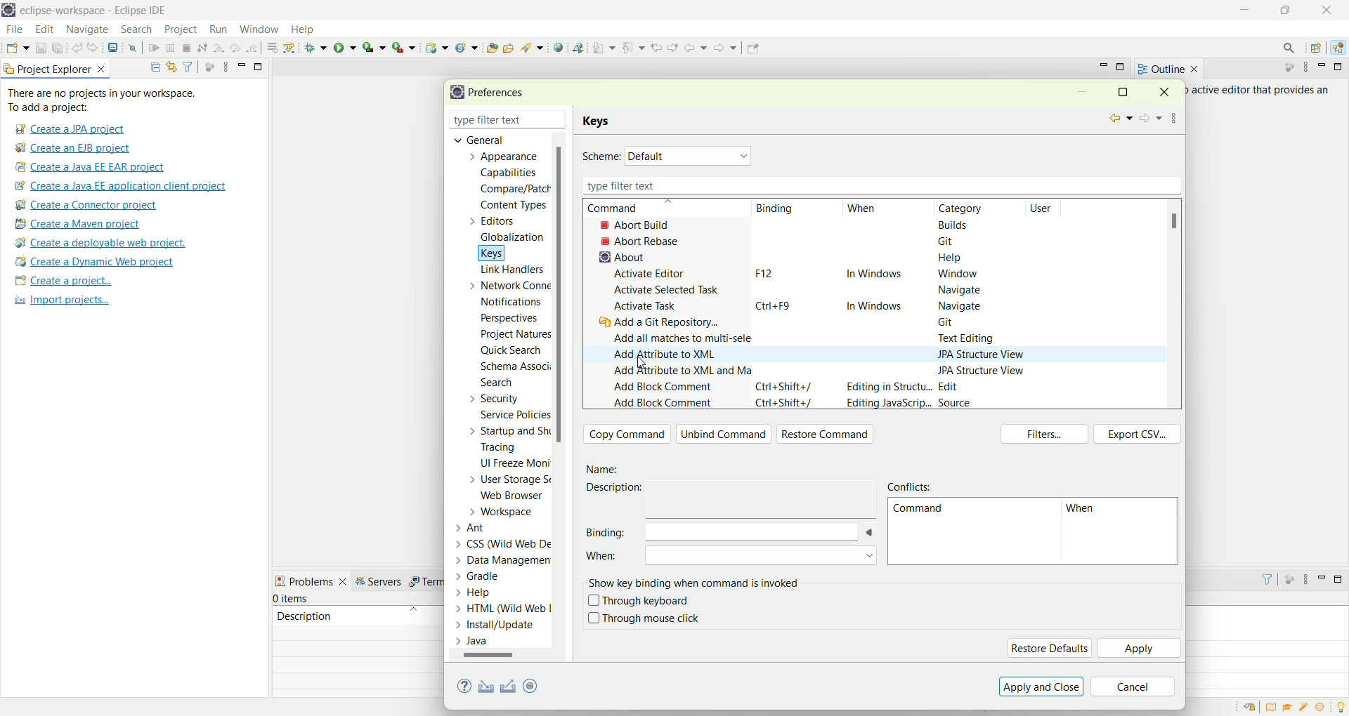 This screenshot has height=716, width=1349. What do you see at coordinates (533, 685) in the screenshot?
I see `oomph preference` at bounding box center [533, 685].